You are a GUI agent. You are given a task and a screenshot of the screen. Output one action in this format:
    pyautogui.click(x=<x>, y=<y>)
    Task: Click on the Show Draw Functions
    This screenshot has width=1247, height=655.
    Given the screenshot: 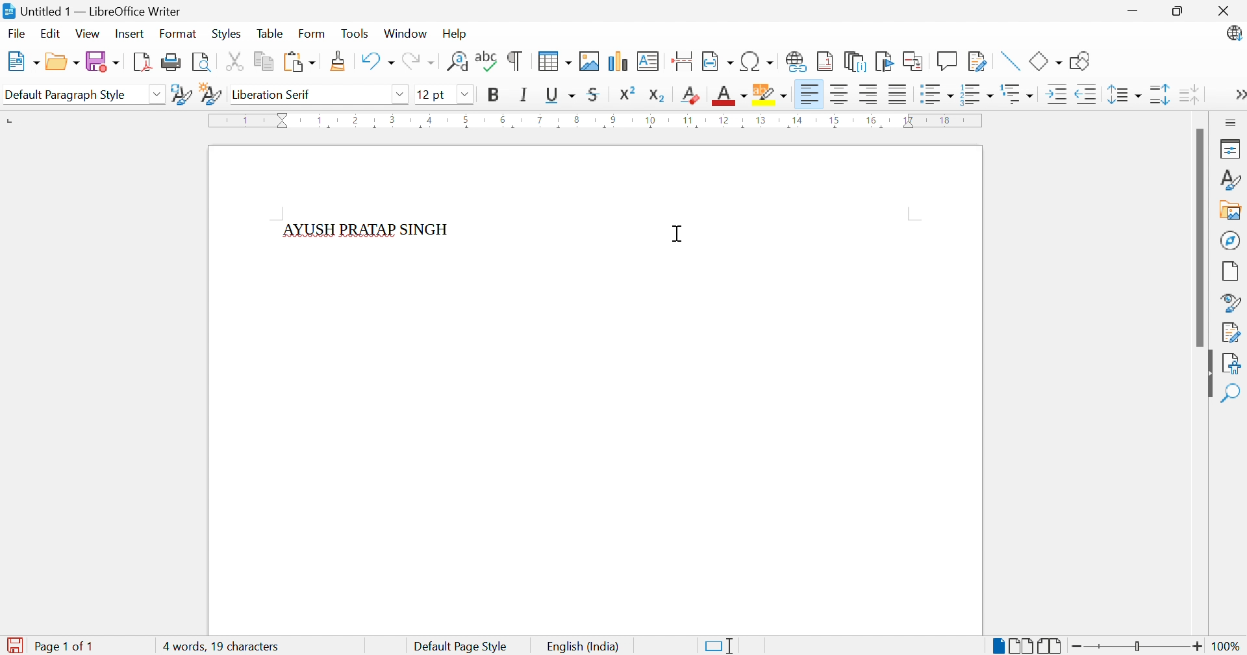 What is the action you would take?
    pyautogui.click(x=1081, y=62)
    